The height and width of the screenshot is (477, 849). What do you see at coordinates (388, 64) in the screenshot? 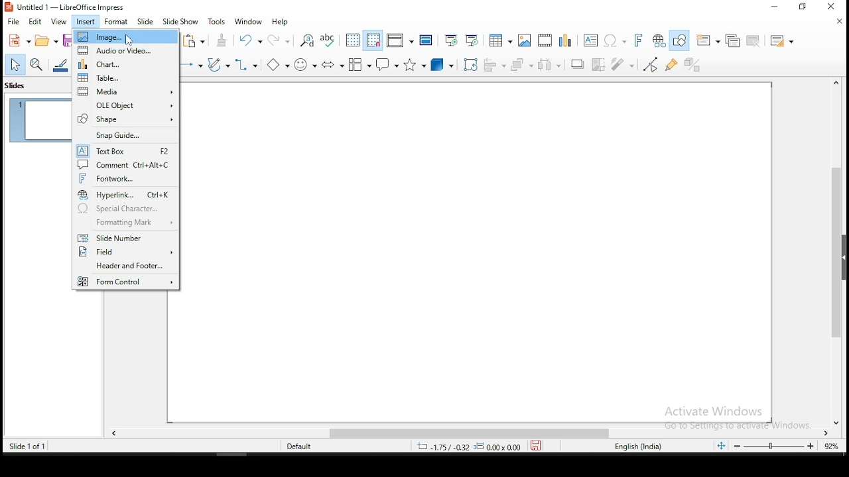
I see `callout shapes` at bounding box center [388, 64].